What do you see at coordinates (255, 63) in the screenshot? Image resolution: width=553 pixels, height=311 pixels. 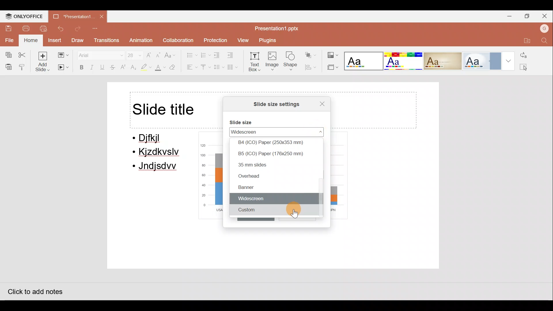 I see `Text box` at bounding box center [255, 63].